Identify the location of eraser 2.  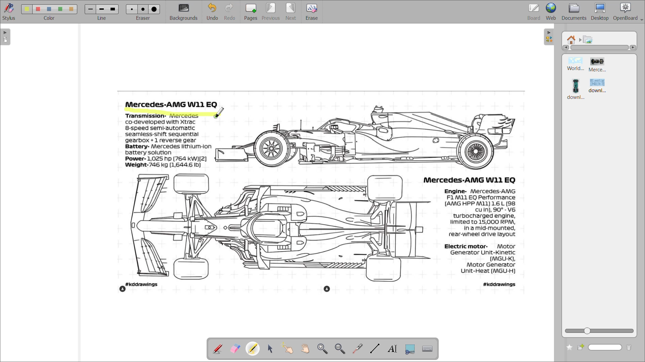
(143, 9).